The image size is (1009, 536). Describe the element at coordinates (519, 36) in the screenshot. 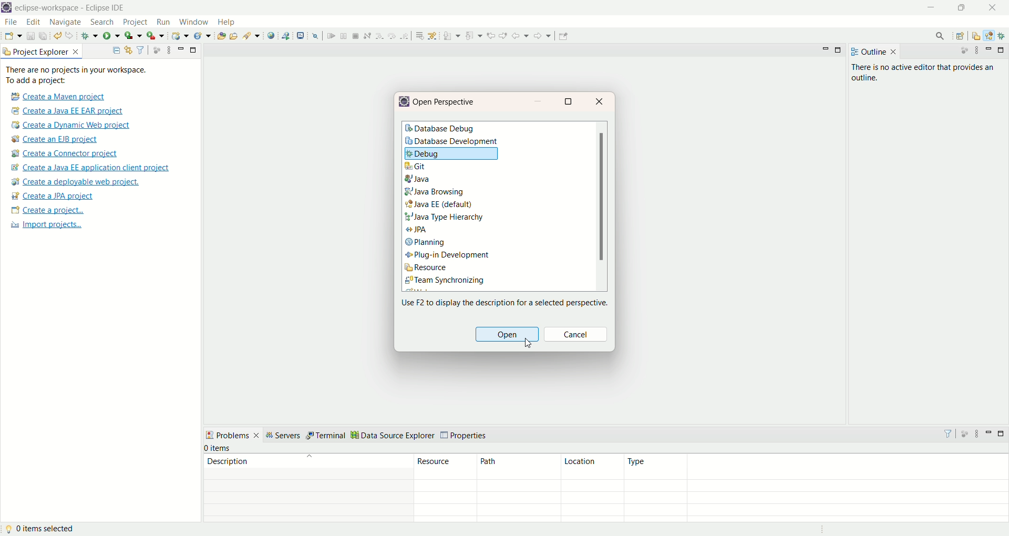

I see `back` at that location.